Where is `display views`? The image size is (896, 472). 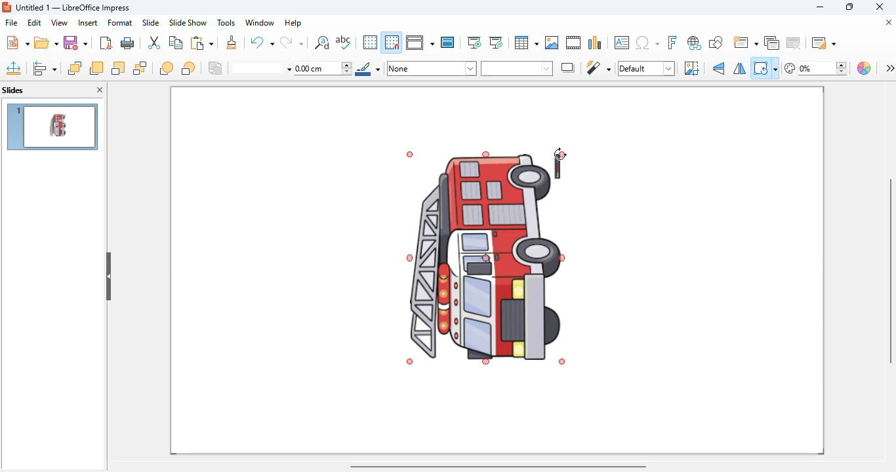
display views is located at coordinates (420, 42).